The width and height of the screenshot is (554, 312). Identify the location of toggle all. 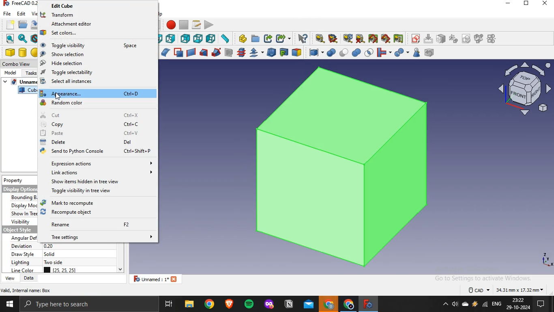
(373, 39).